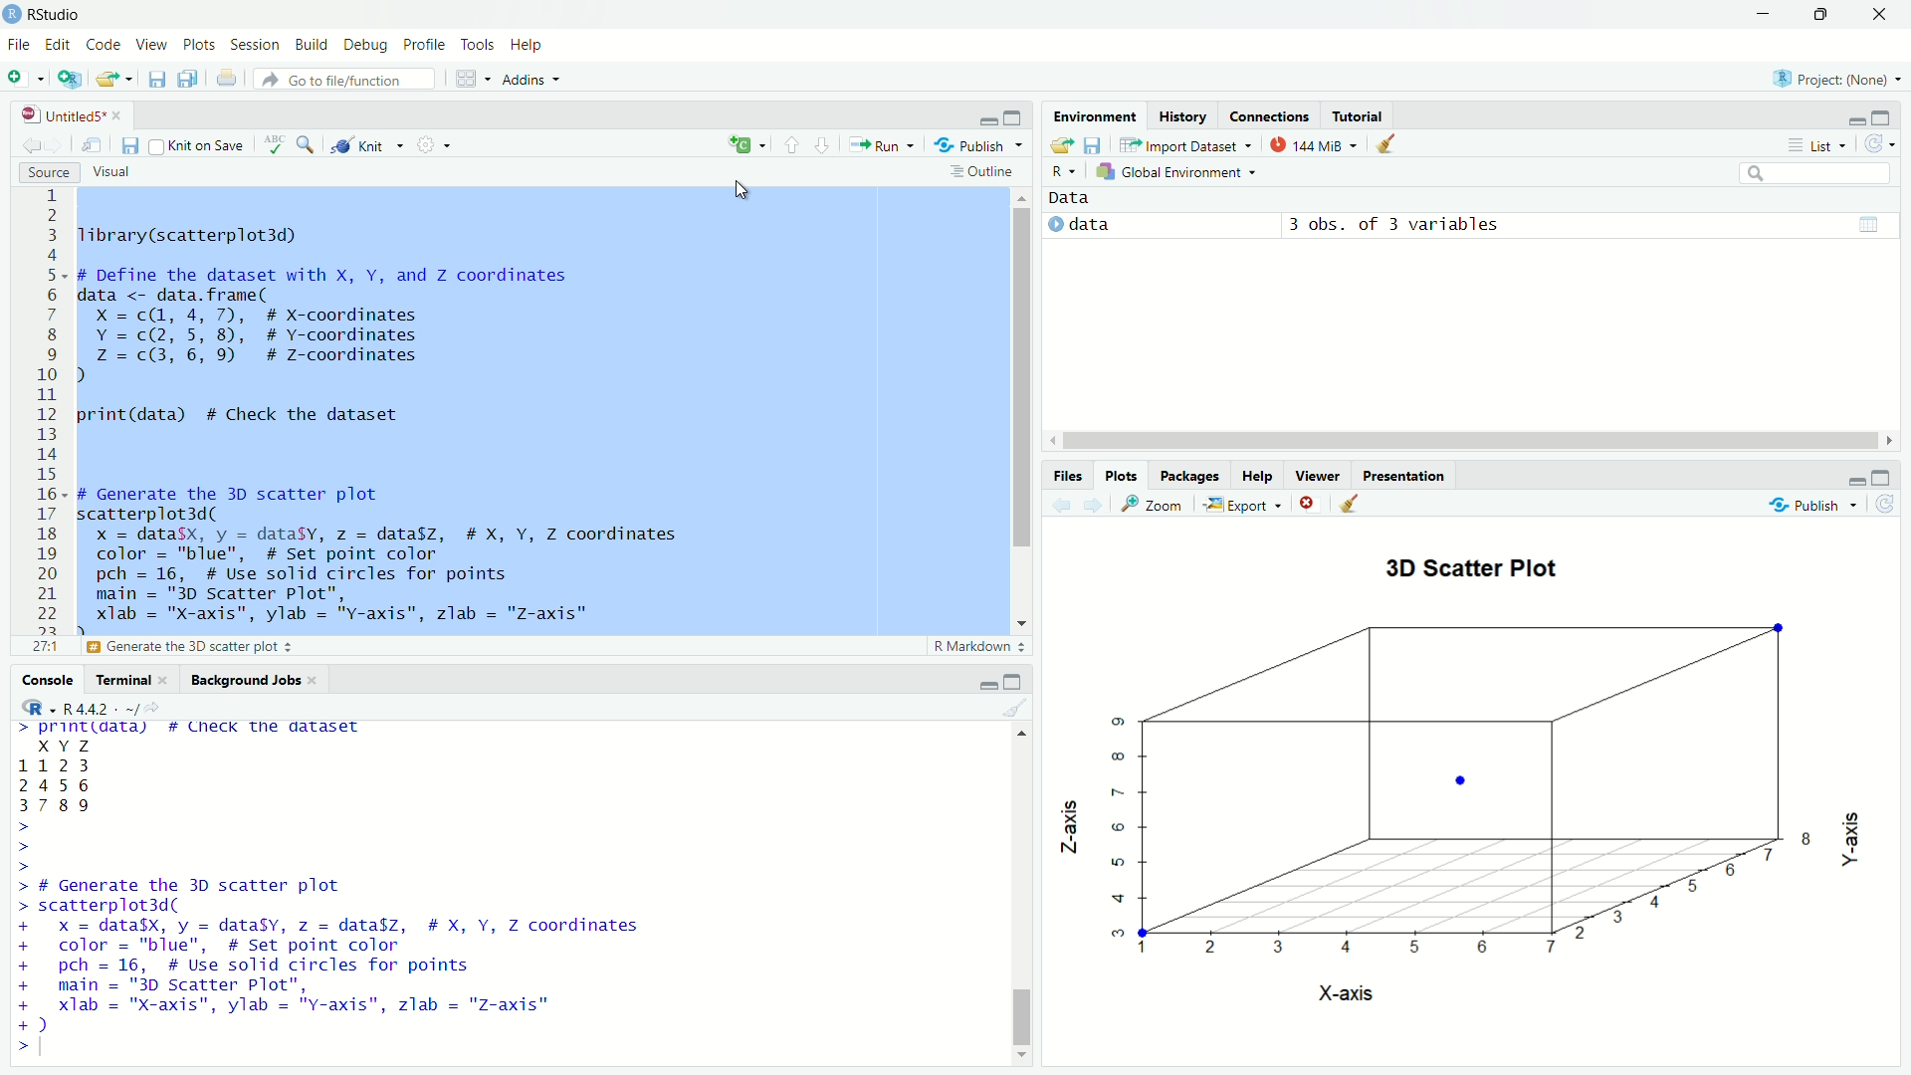 The width and height of the screenshot is (1911, 1075). I want to click on 144 MiB, so click(1313, 145).